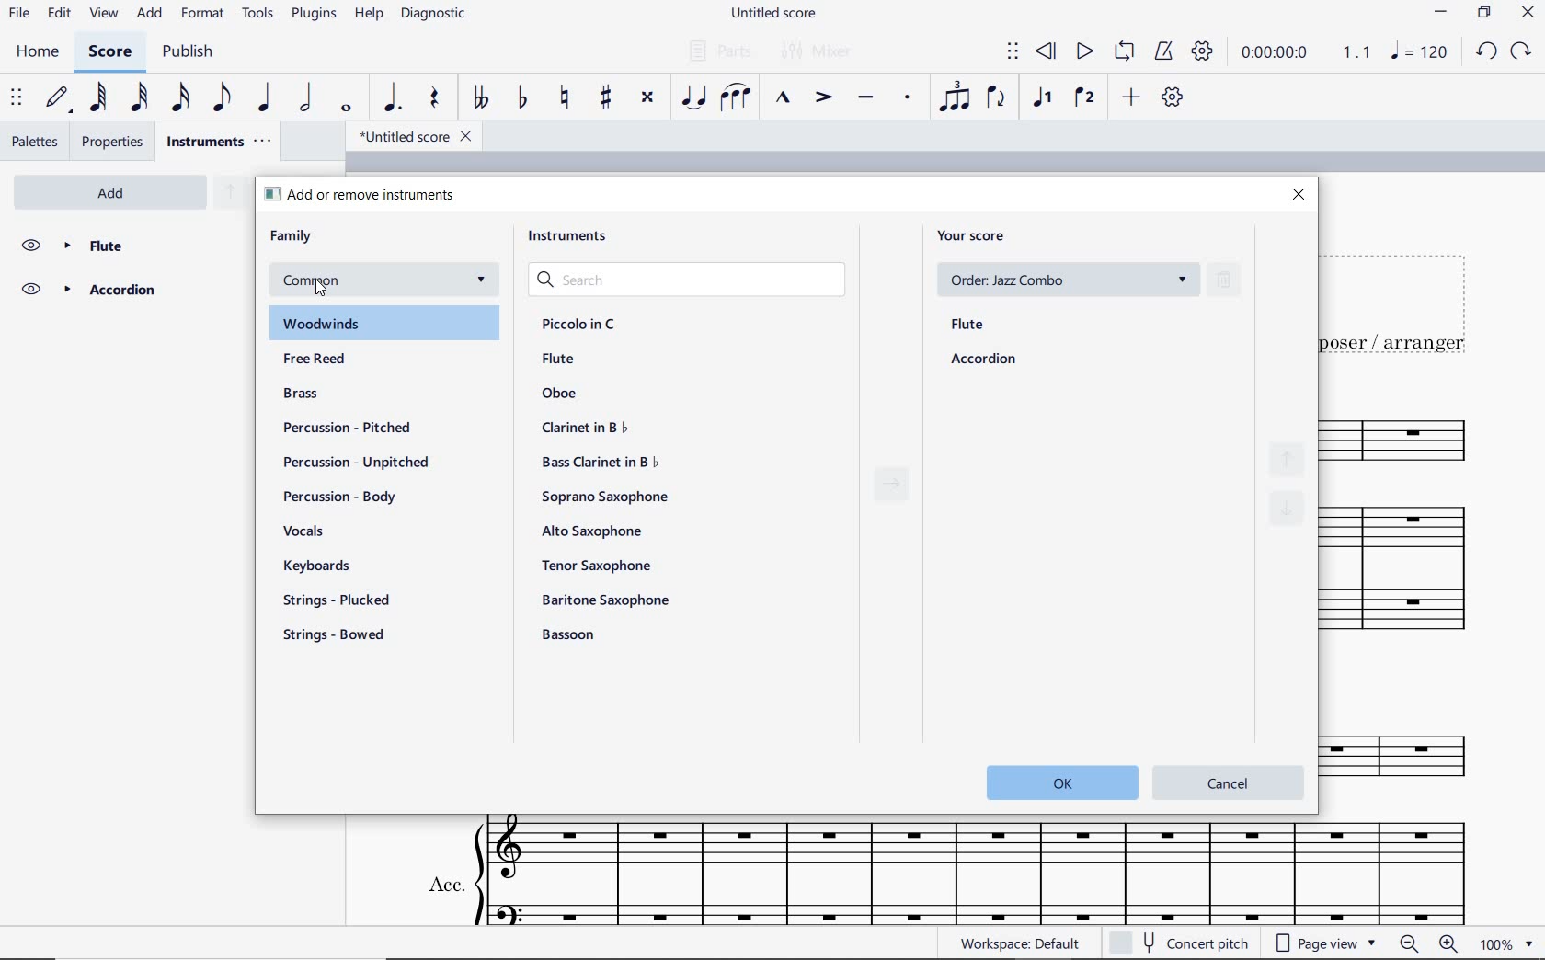 The image size is (1545, 960). I want to click on add, so click(116, 192).